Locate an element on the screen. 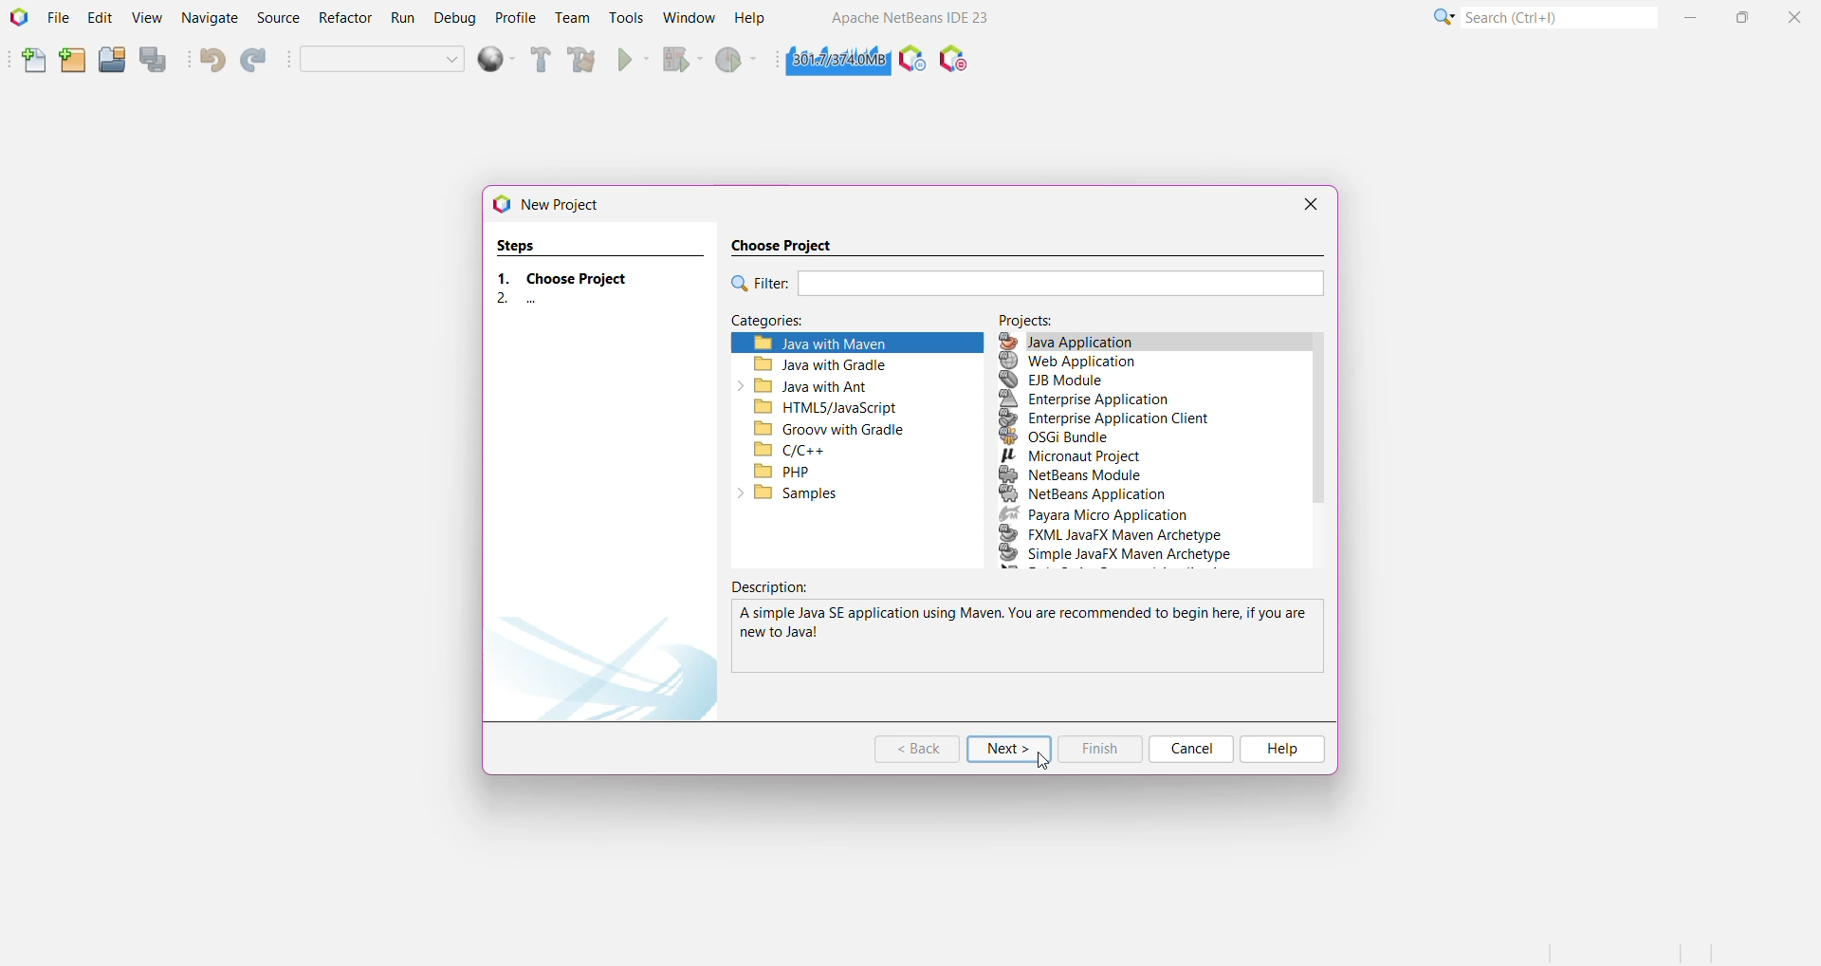 The image size is (1821, 966). Java with Maven is located at coordinates (858, 343).